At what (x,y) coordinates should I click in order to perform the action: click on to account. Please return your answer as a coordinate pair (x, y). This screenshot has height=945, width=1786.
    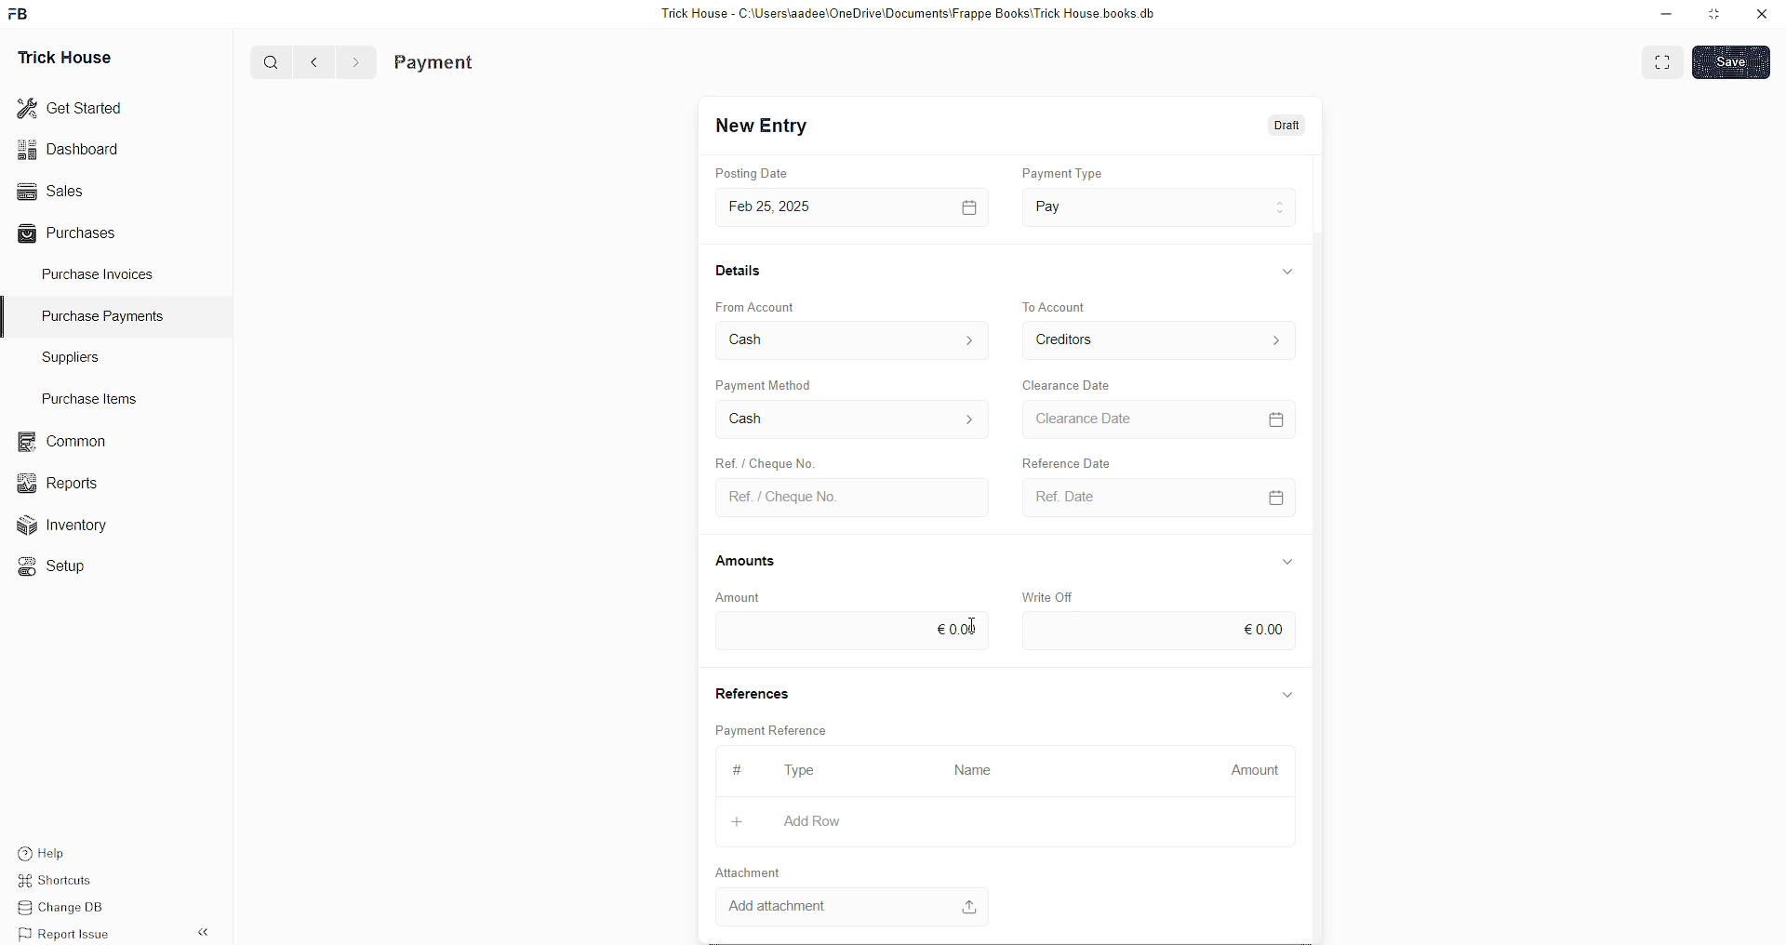
    Looking at the image, I should click on (1061, 304).